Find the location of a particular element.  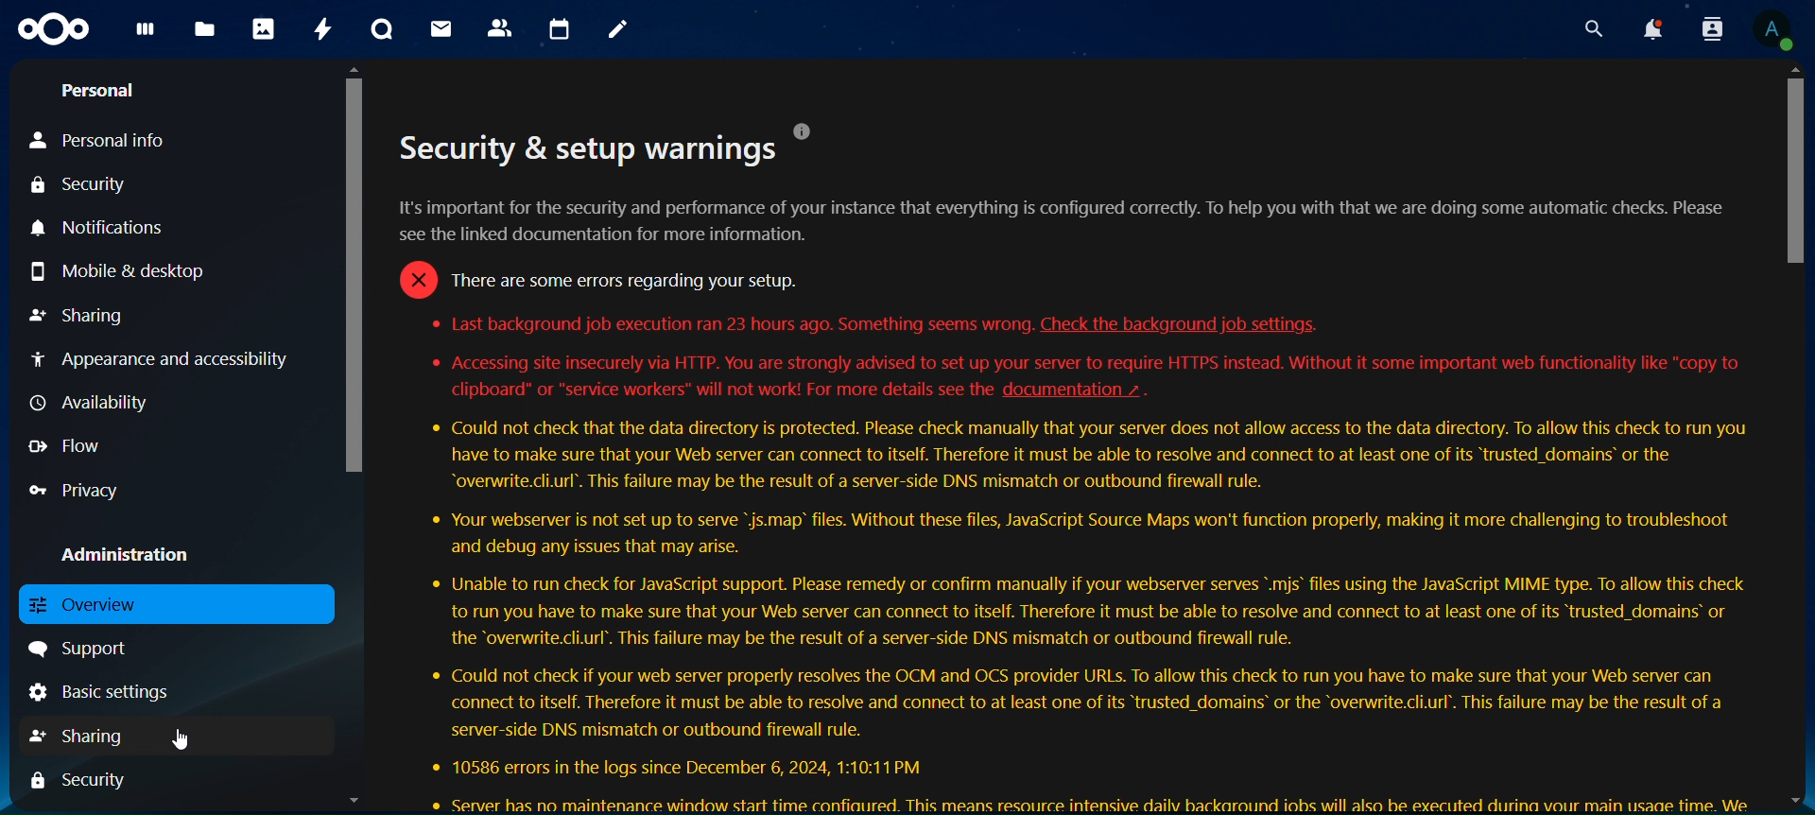

security is located at coordinates (78, 778).